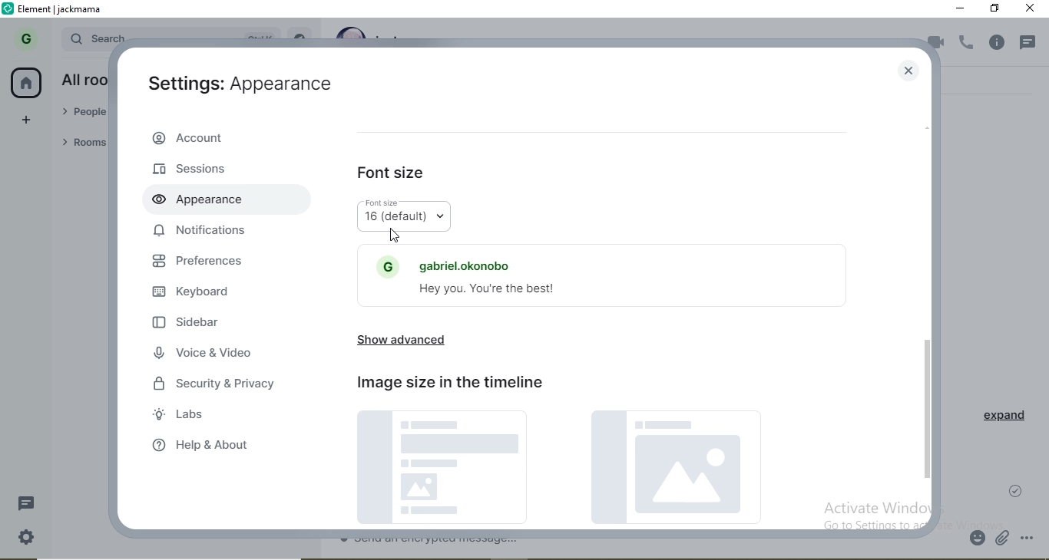 The height and width of the screenshot is (560, 1049). I want to click on G, so click(23, 40).